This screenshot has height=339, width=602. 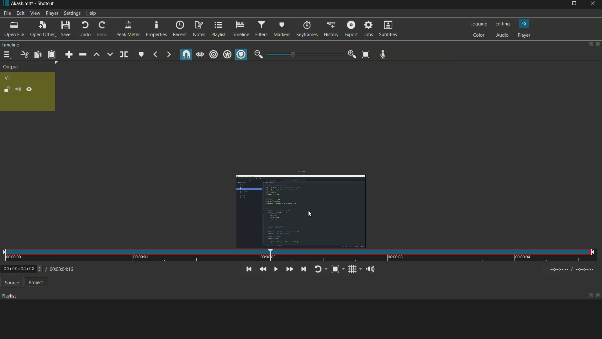 What do you see at coordinates (199, 30) in the screenshot?
I see `notes` at bounding box center [199, 30].